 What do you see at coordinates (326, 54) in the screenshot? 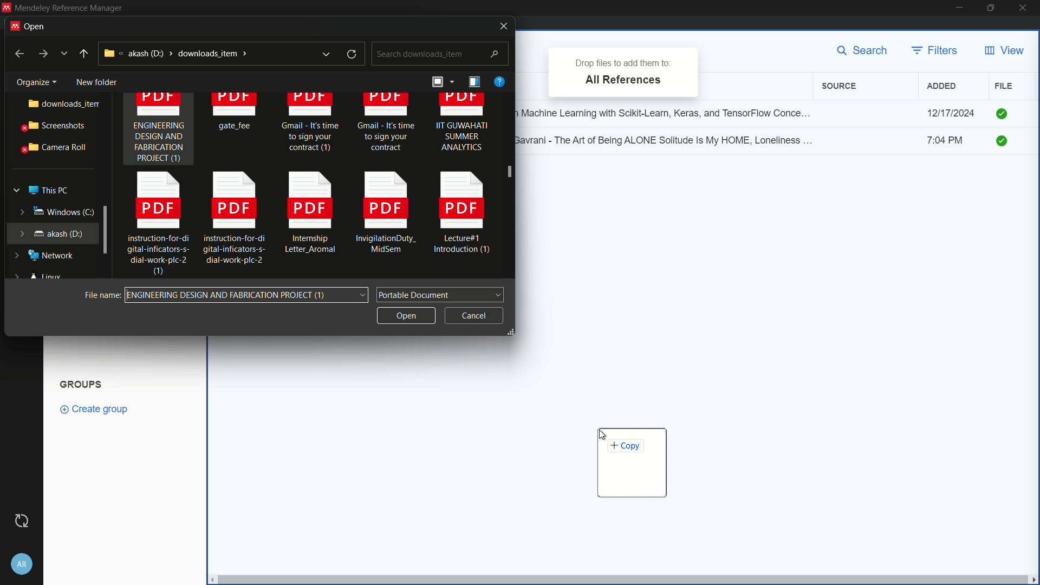
I see `expand` at bounding box center [326, 54].